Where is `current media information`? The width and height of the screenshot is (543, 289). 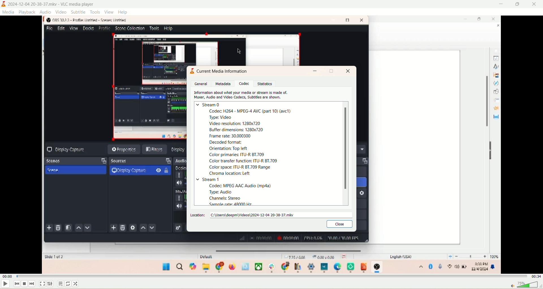 current media information is located at coordinates (223, 72).